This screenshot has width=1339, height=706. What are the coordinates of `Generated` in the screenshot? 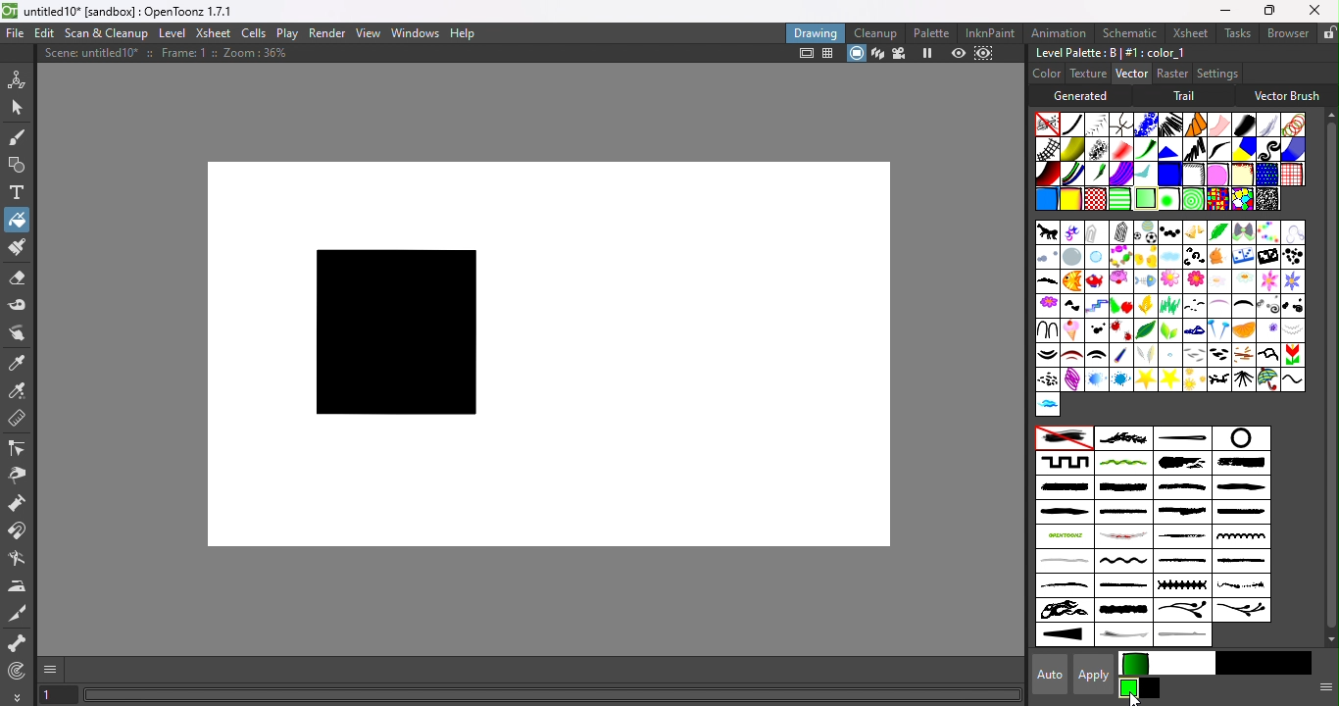 It's located at (1085, 95).